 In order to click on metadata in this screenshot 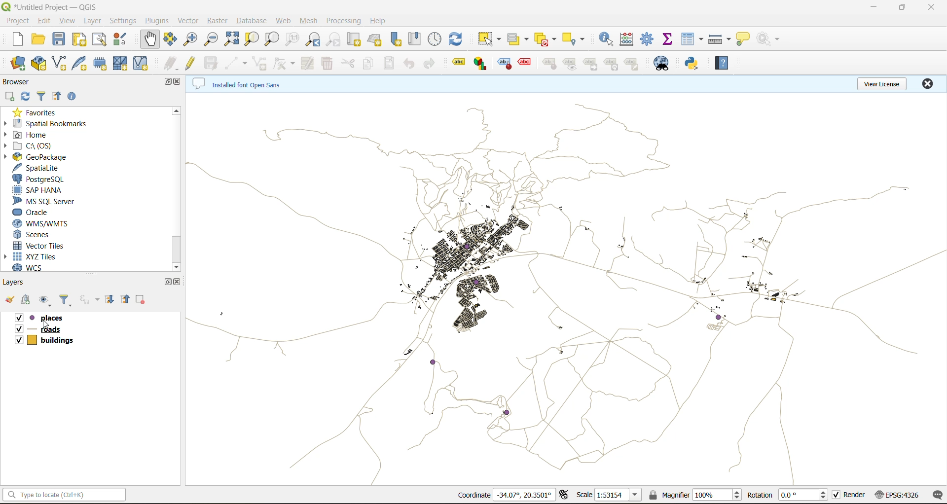, I will do `click(246, 83)`.